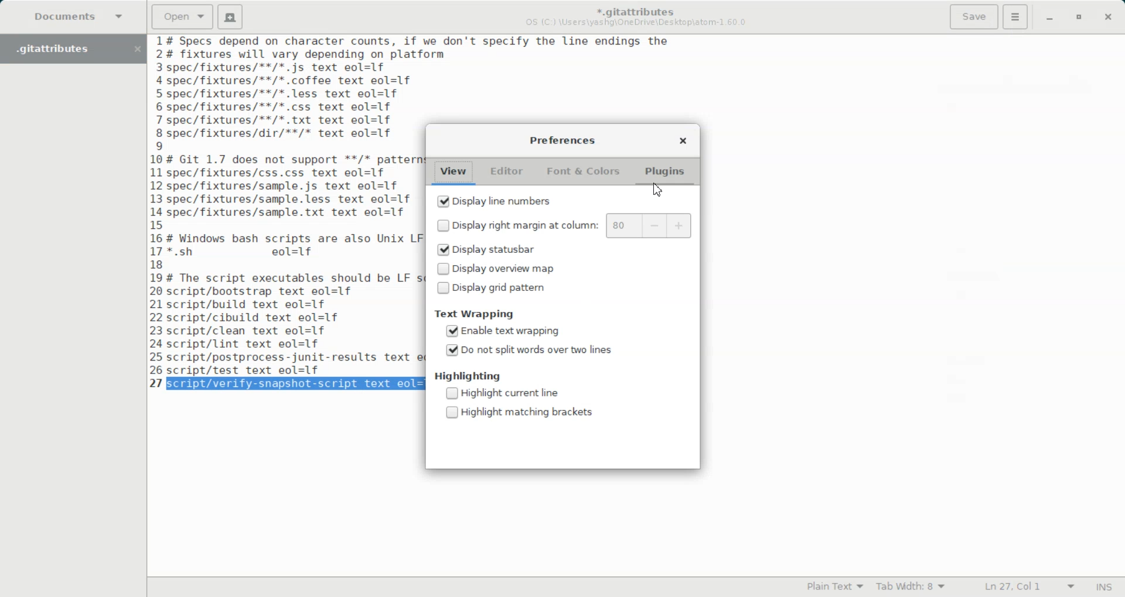 This screenshot has height=597, width=1125. Describe the element at coordinates (1049, 19) in the screenshot. I see `Minimize` at that location.